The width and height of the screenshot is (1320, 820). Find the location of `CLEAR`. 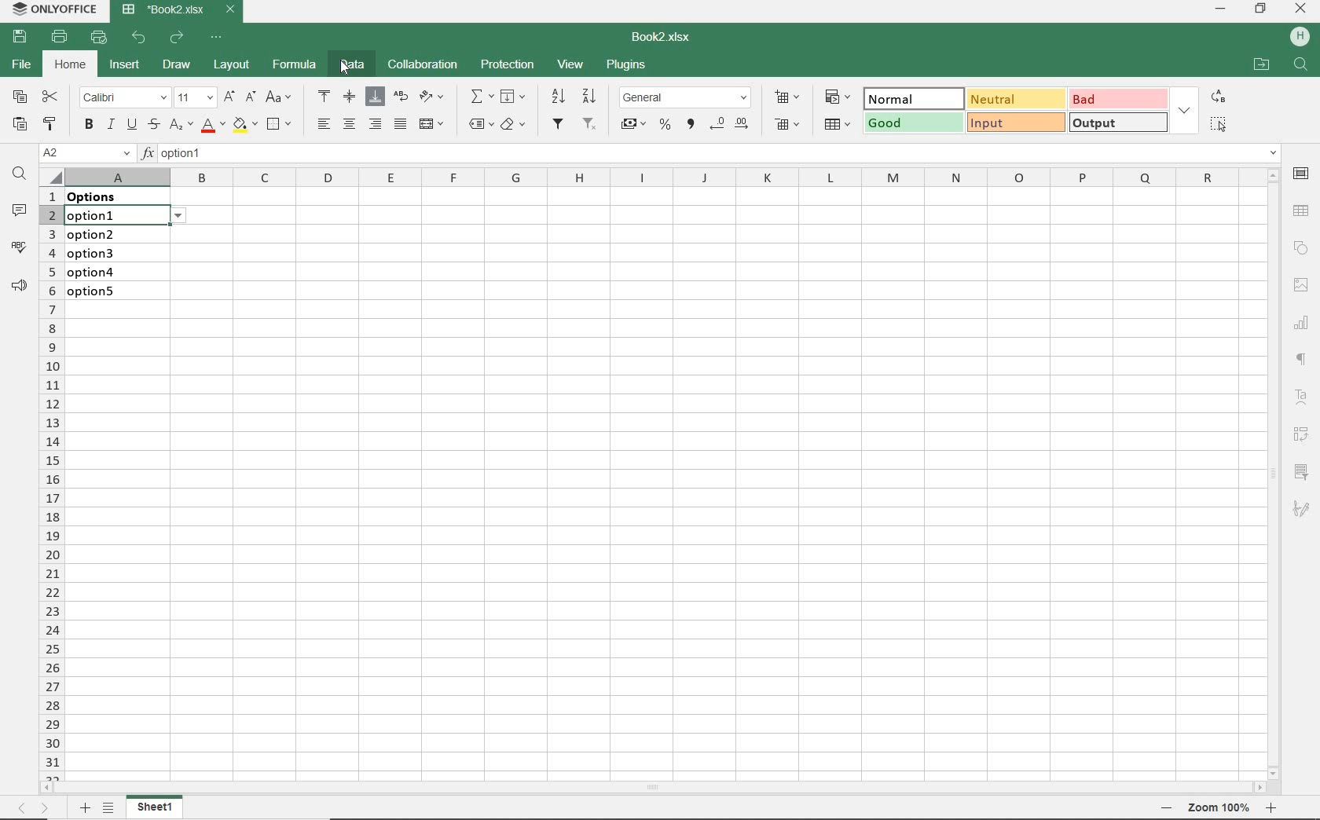

CLEAR is located at coordinates (515, 123).